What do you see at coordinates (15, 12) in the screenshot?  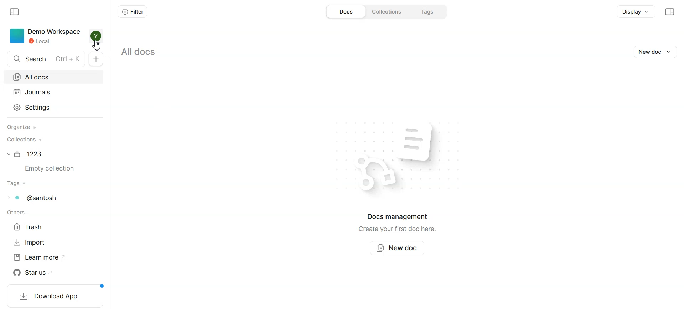 I see `Collapse sidebar` at bounding box center [15, 12].